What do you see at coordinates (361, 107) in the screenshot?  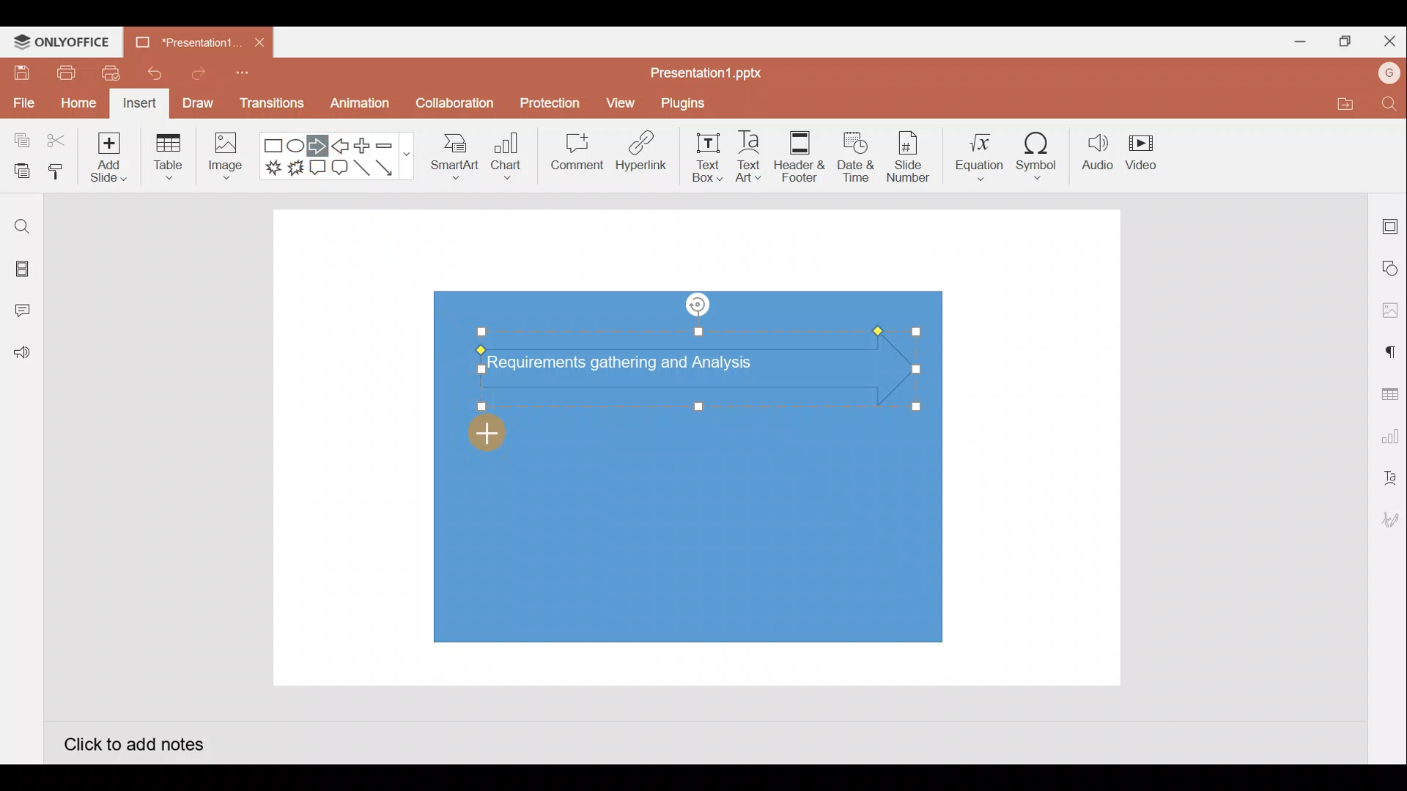 I see `Animation` at bounding box center [361, 107].